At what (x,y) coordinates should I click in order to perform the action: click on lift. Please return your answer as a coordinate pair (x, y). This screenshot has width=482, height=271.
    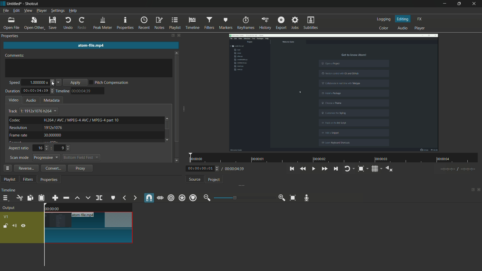
    Looking at the image, I should click on (77, 198).